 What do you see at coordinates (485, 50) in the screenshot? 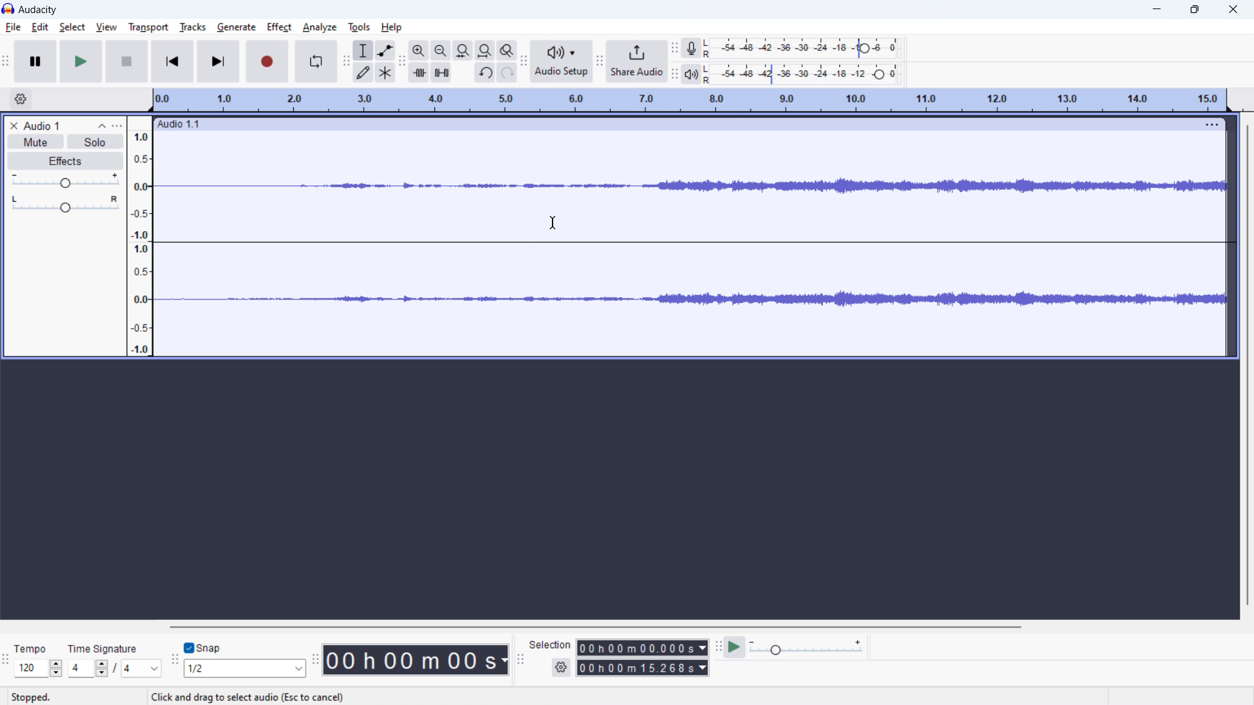
I see `fit project to width` at bounding box center [485, 50].